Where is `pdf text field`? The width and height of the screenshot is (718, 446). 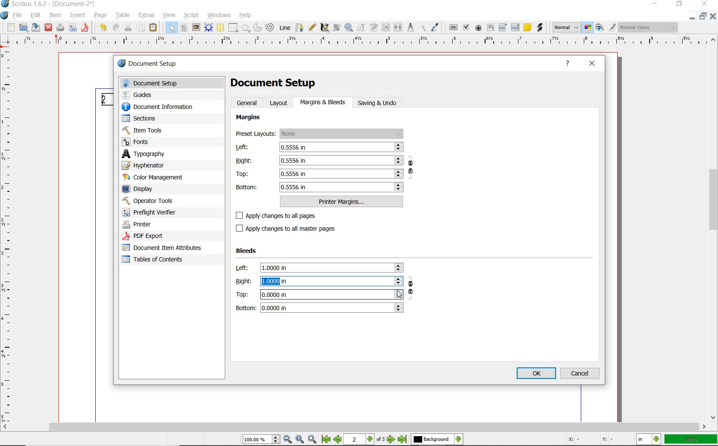
pdf text field is located at coordinates (490, 27).